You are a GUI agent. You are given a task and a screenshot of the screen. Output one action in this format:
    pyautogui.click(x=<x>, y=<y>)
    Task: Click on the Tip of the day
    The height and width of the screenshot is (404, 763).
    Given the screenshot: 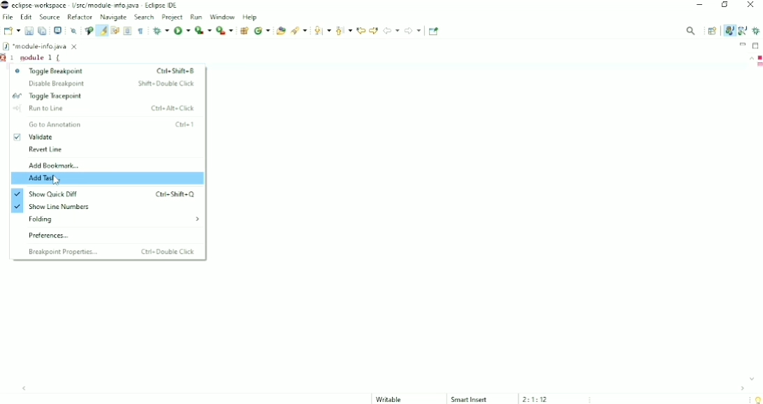 What is the action you would take?
    pyautogui.click(x=757, y=400)
    